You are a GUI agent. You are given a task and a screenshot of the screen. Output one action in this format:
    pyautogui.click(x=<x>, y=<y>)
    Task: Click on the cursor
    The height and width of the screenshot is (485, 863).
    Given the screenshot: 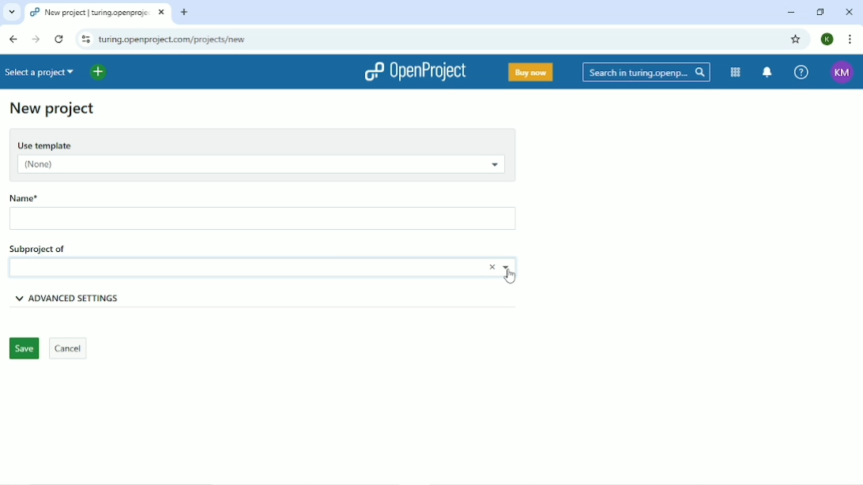 What is the action you would take?
    pyautogui.click(x=512, y=278)
    